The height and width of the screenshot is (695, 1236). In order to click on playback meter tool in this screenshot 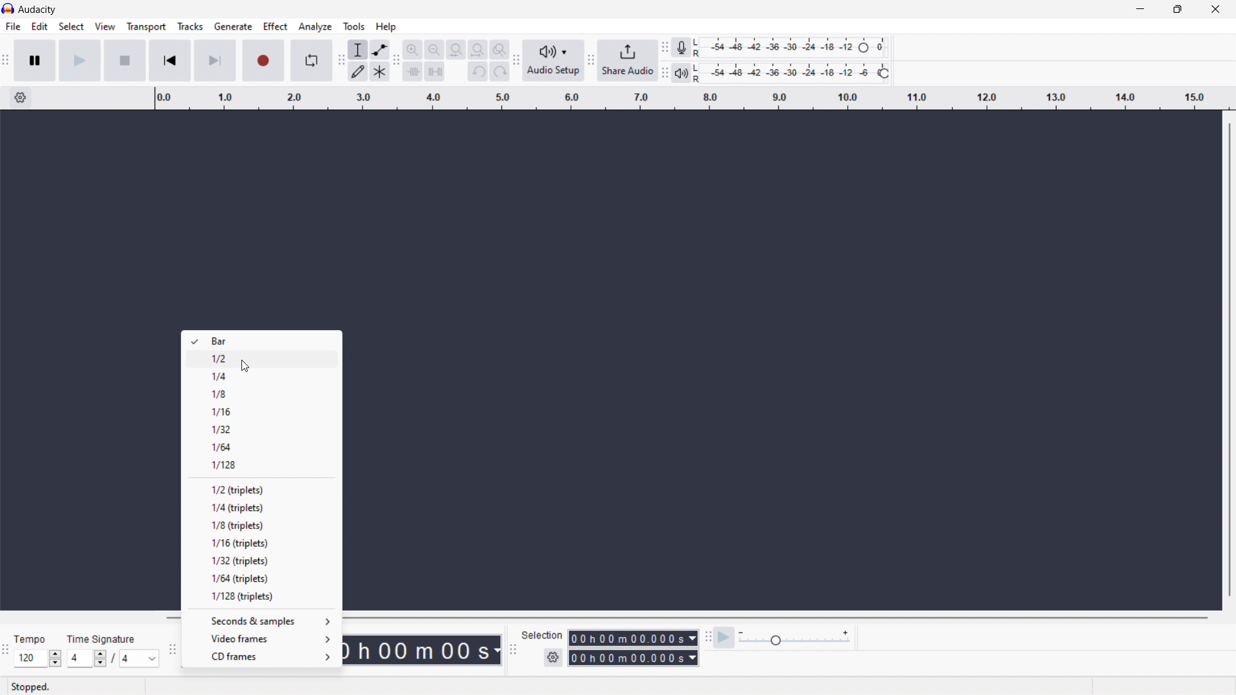, I will do `click(682, 73)`.